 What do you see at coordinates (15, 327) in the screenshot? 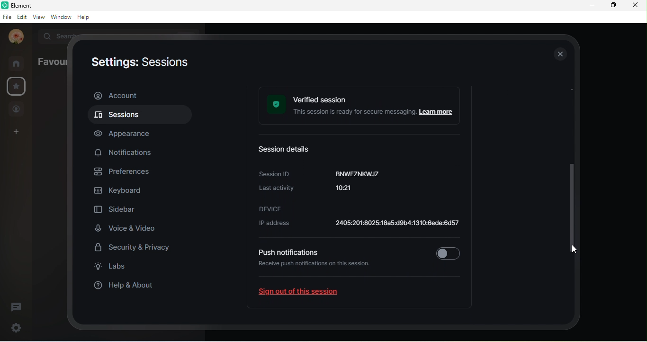
I see `settings` at bounding box center [15, 327].